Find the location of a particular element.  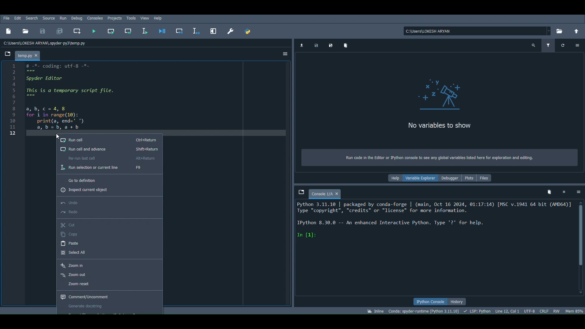

Redo is located at coordinates (108, 212).